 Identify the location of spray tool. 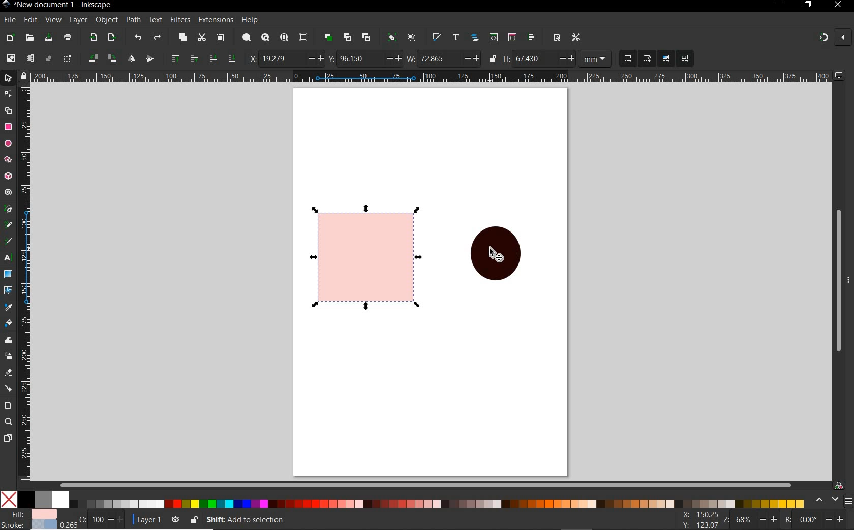
(9, 357).